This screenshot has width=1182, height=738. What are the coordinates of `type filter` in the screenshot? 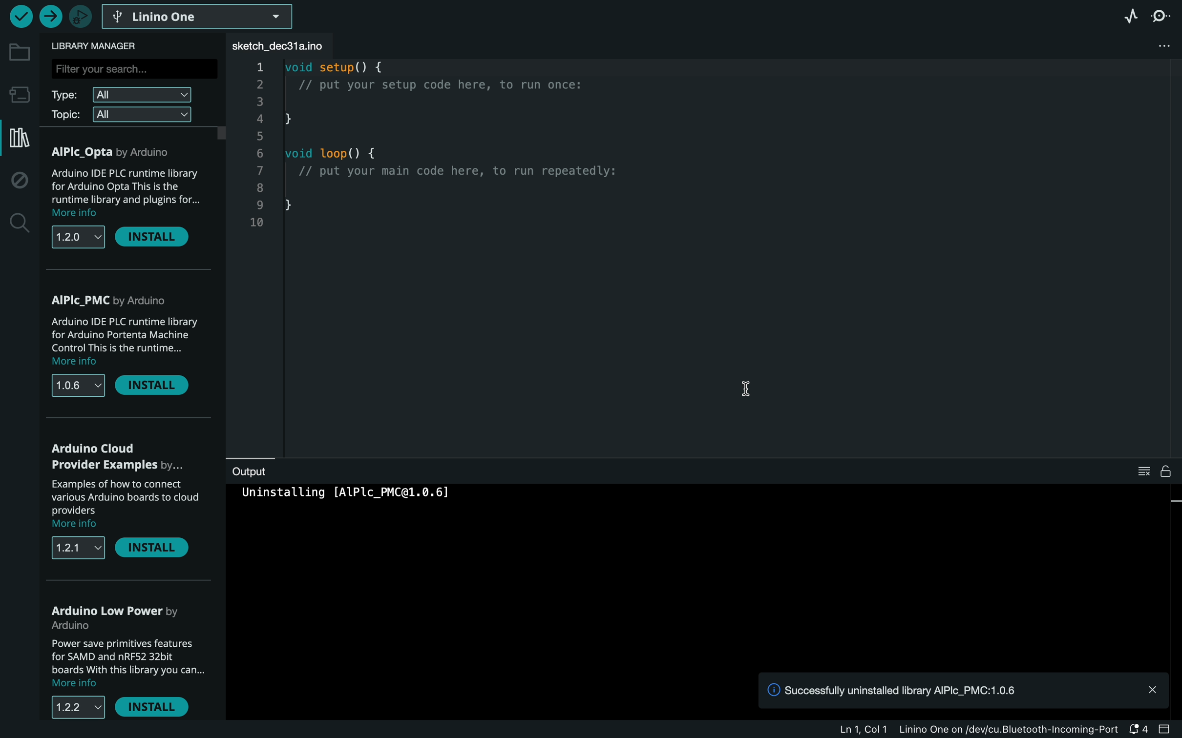 It's located at (122, 94).